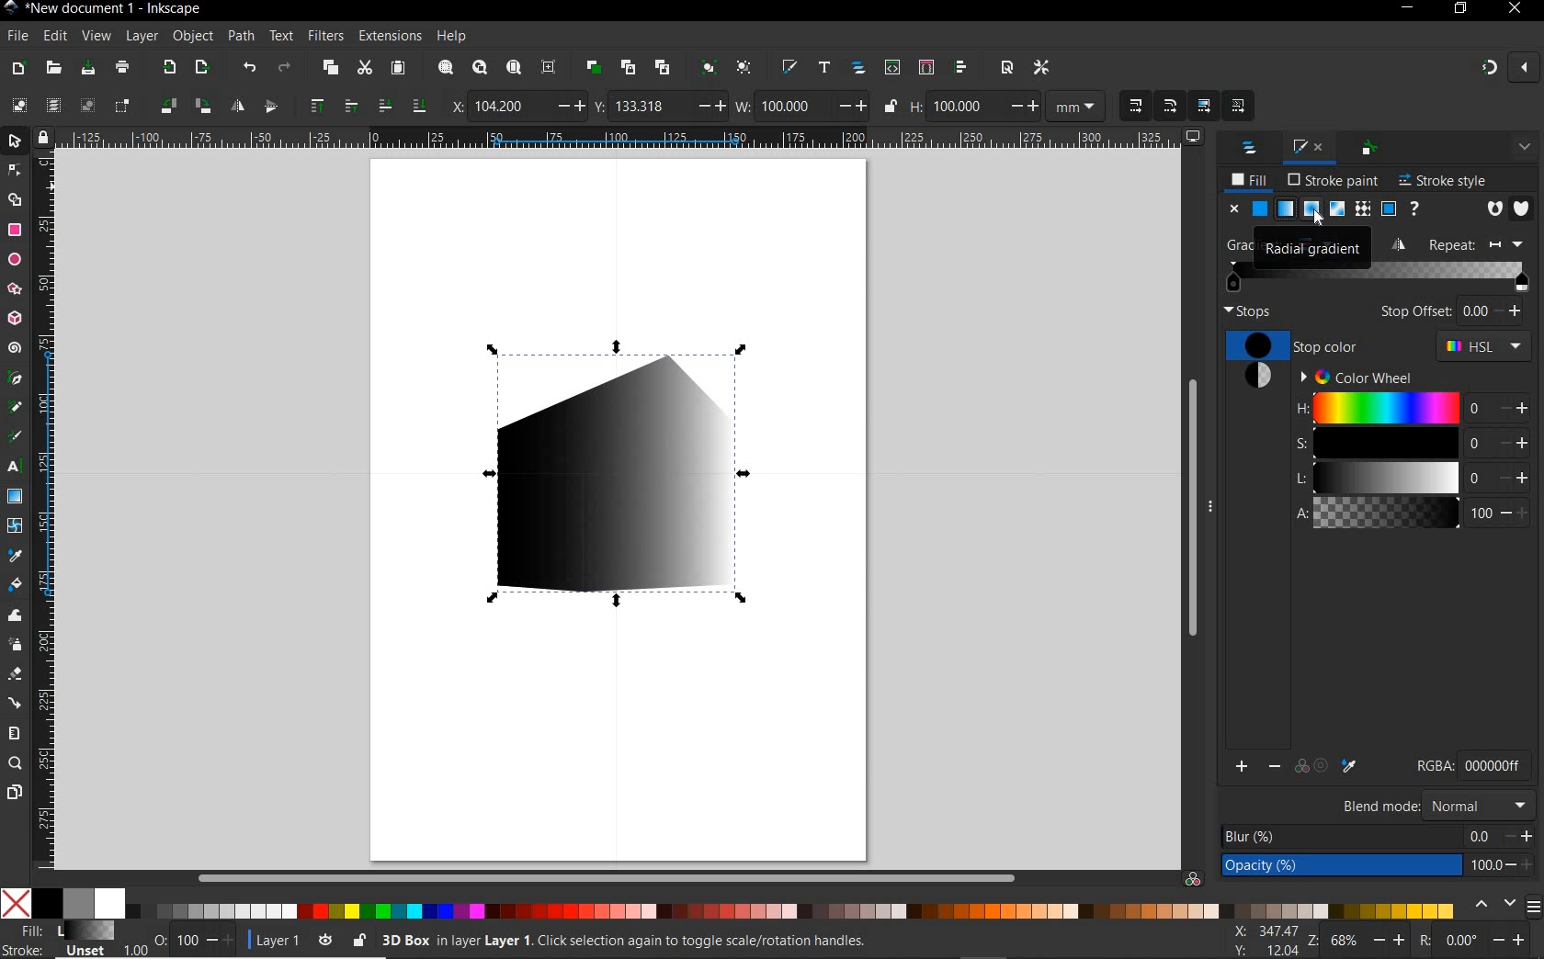 The height and width of the screenshot is (959, 1544). I want to click on star tool, so click(16, 291).